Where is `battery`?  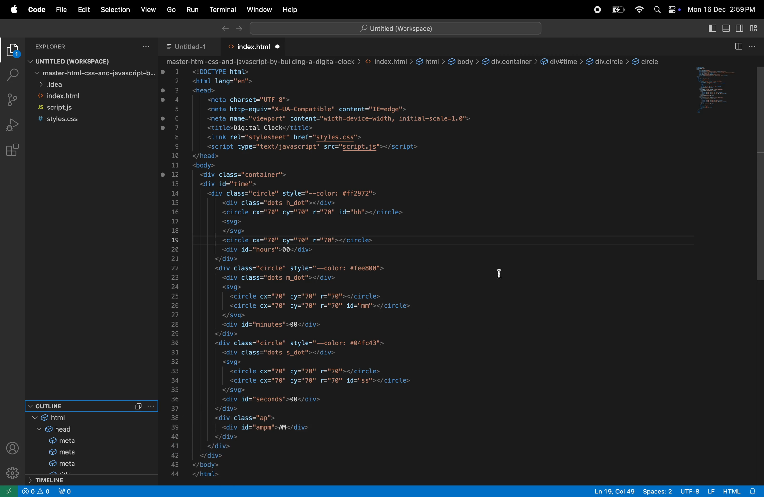 battery is located at coordinates (617, 9).